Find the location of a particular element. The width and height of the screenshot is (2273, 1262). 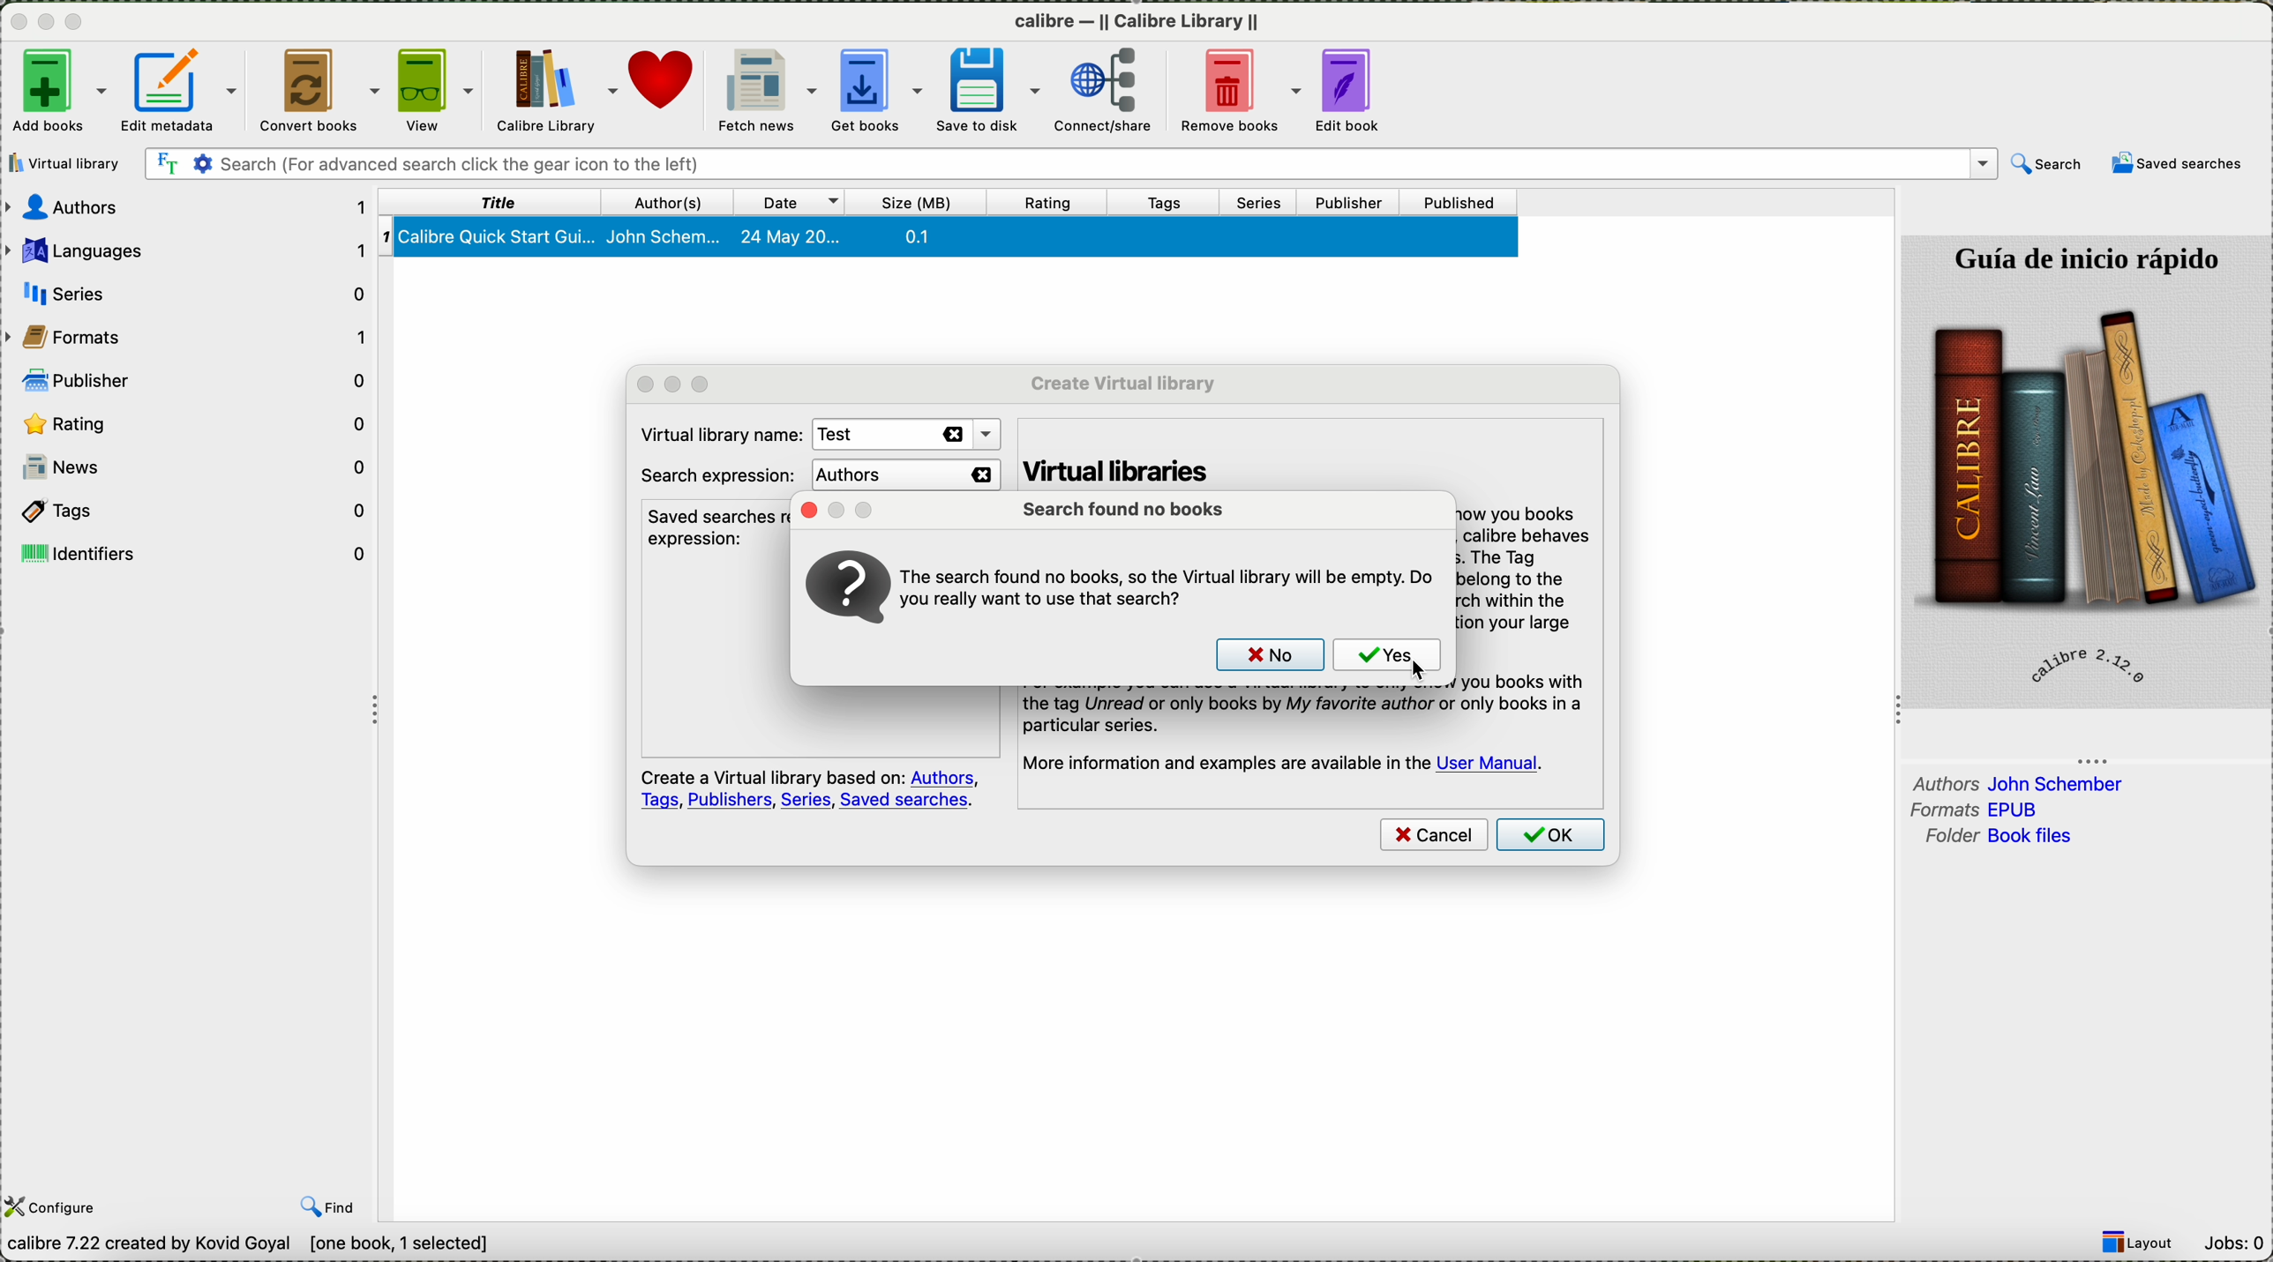

save to disk is located at coordinates (993, 89).